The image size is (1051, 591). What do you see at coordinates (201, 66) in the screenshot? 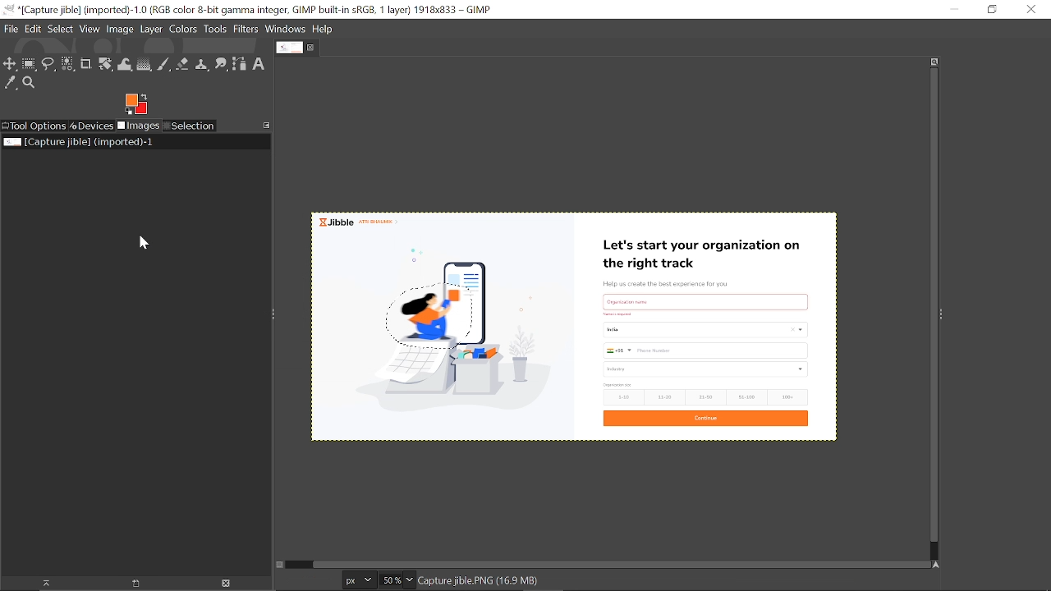
I see `Clone tool` at bounding box center [201, 66].